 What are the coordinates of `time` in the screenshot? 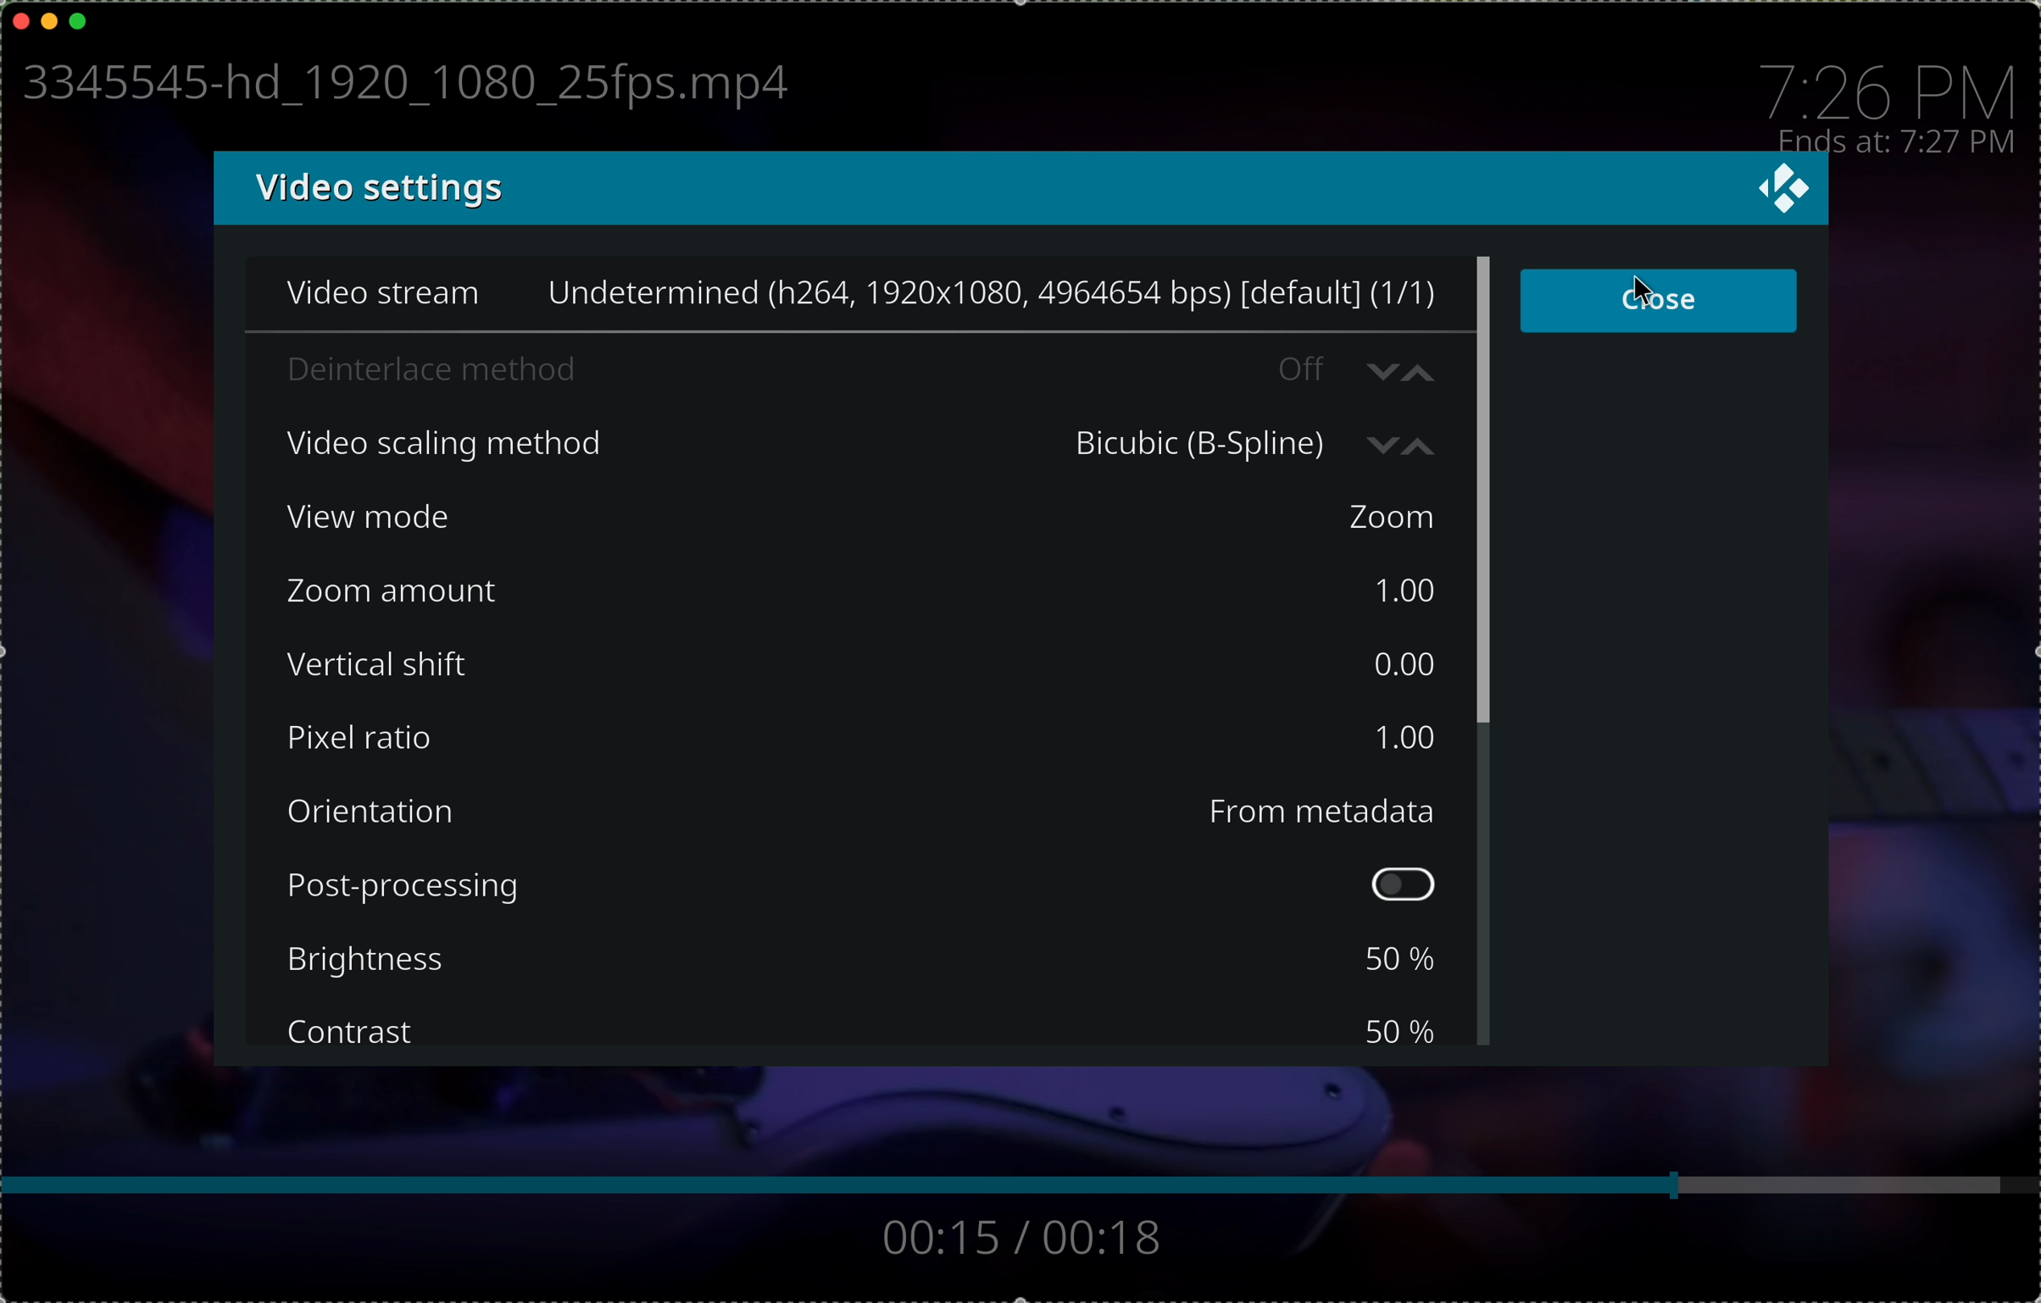 It's located at (1881, 90).